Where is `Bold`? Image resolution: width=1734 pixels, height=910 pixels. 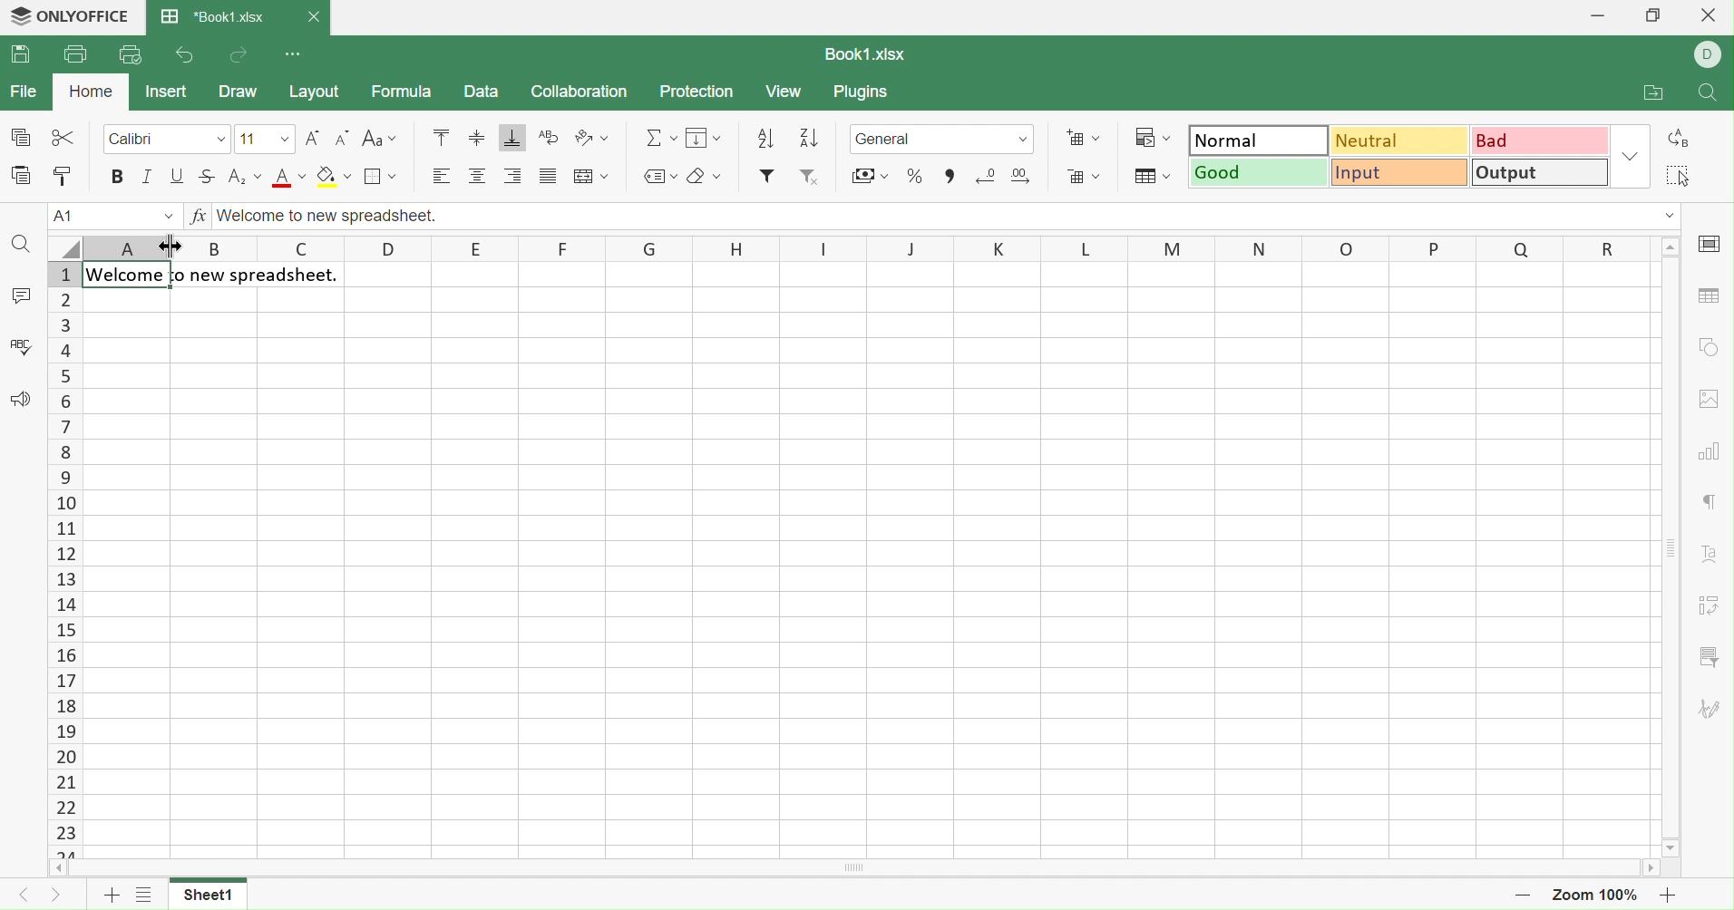
Bold is located at coordinates (118, 175).